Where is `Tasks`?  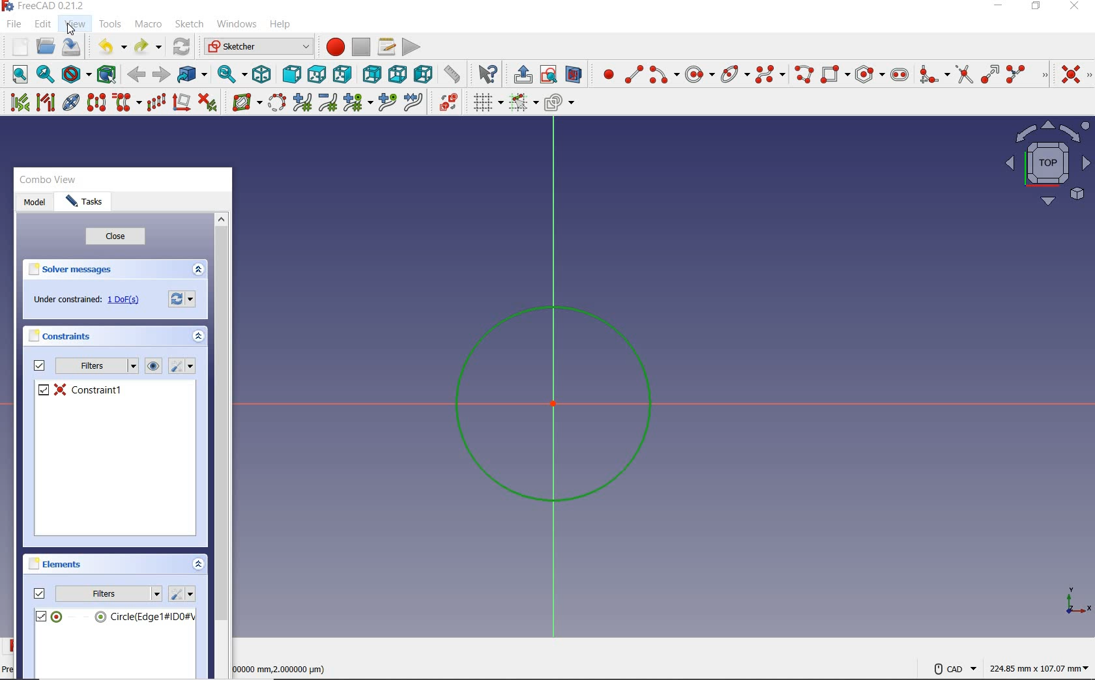
Tasks is located at coordinates (81, 202).